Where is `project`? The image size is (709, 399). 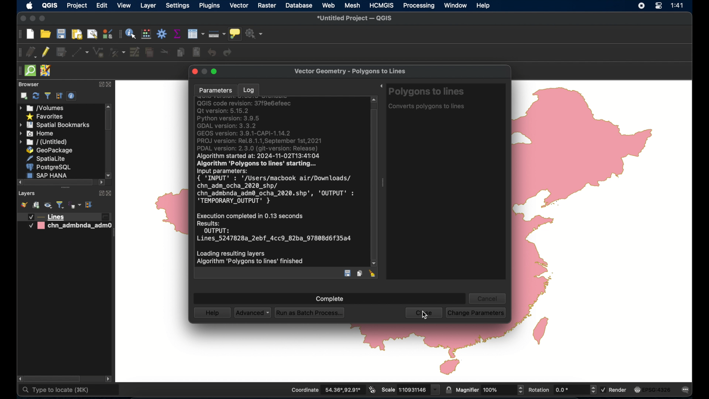
project is located at coordinates (77, 6).